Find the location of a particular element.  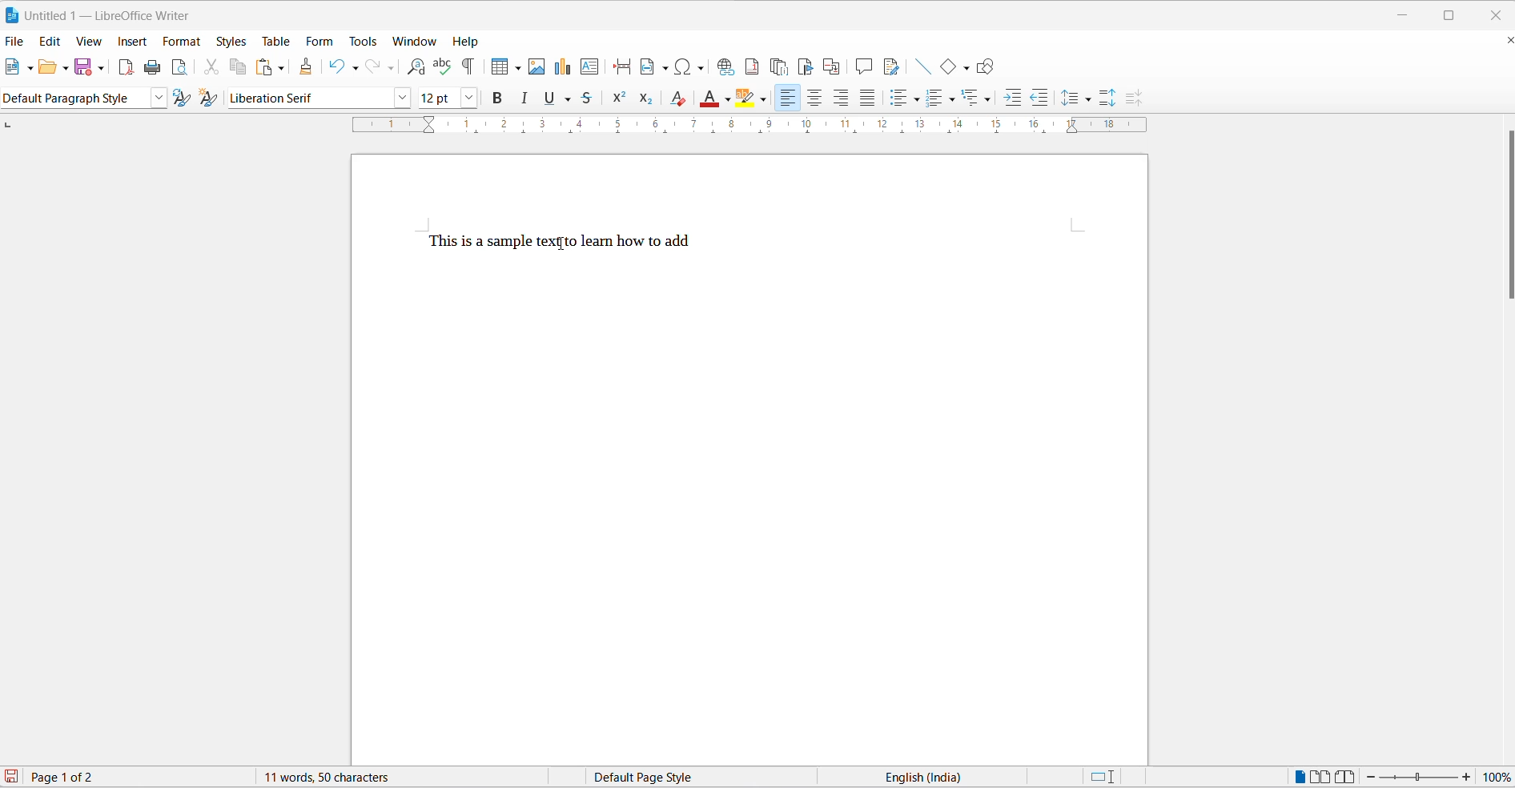

insert field is located at coordinates (655, 66).